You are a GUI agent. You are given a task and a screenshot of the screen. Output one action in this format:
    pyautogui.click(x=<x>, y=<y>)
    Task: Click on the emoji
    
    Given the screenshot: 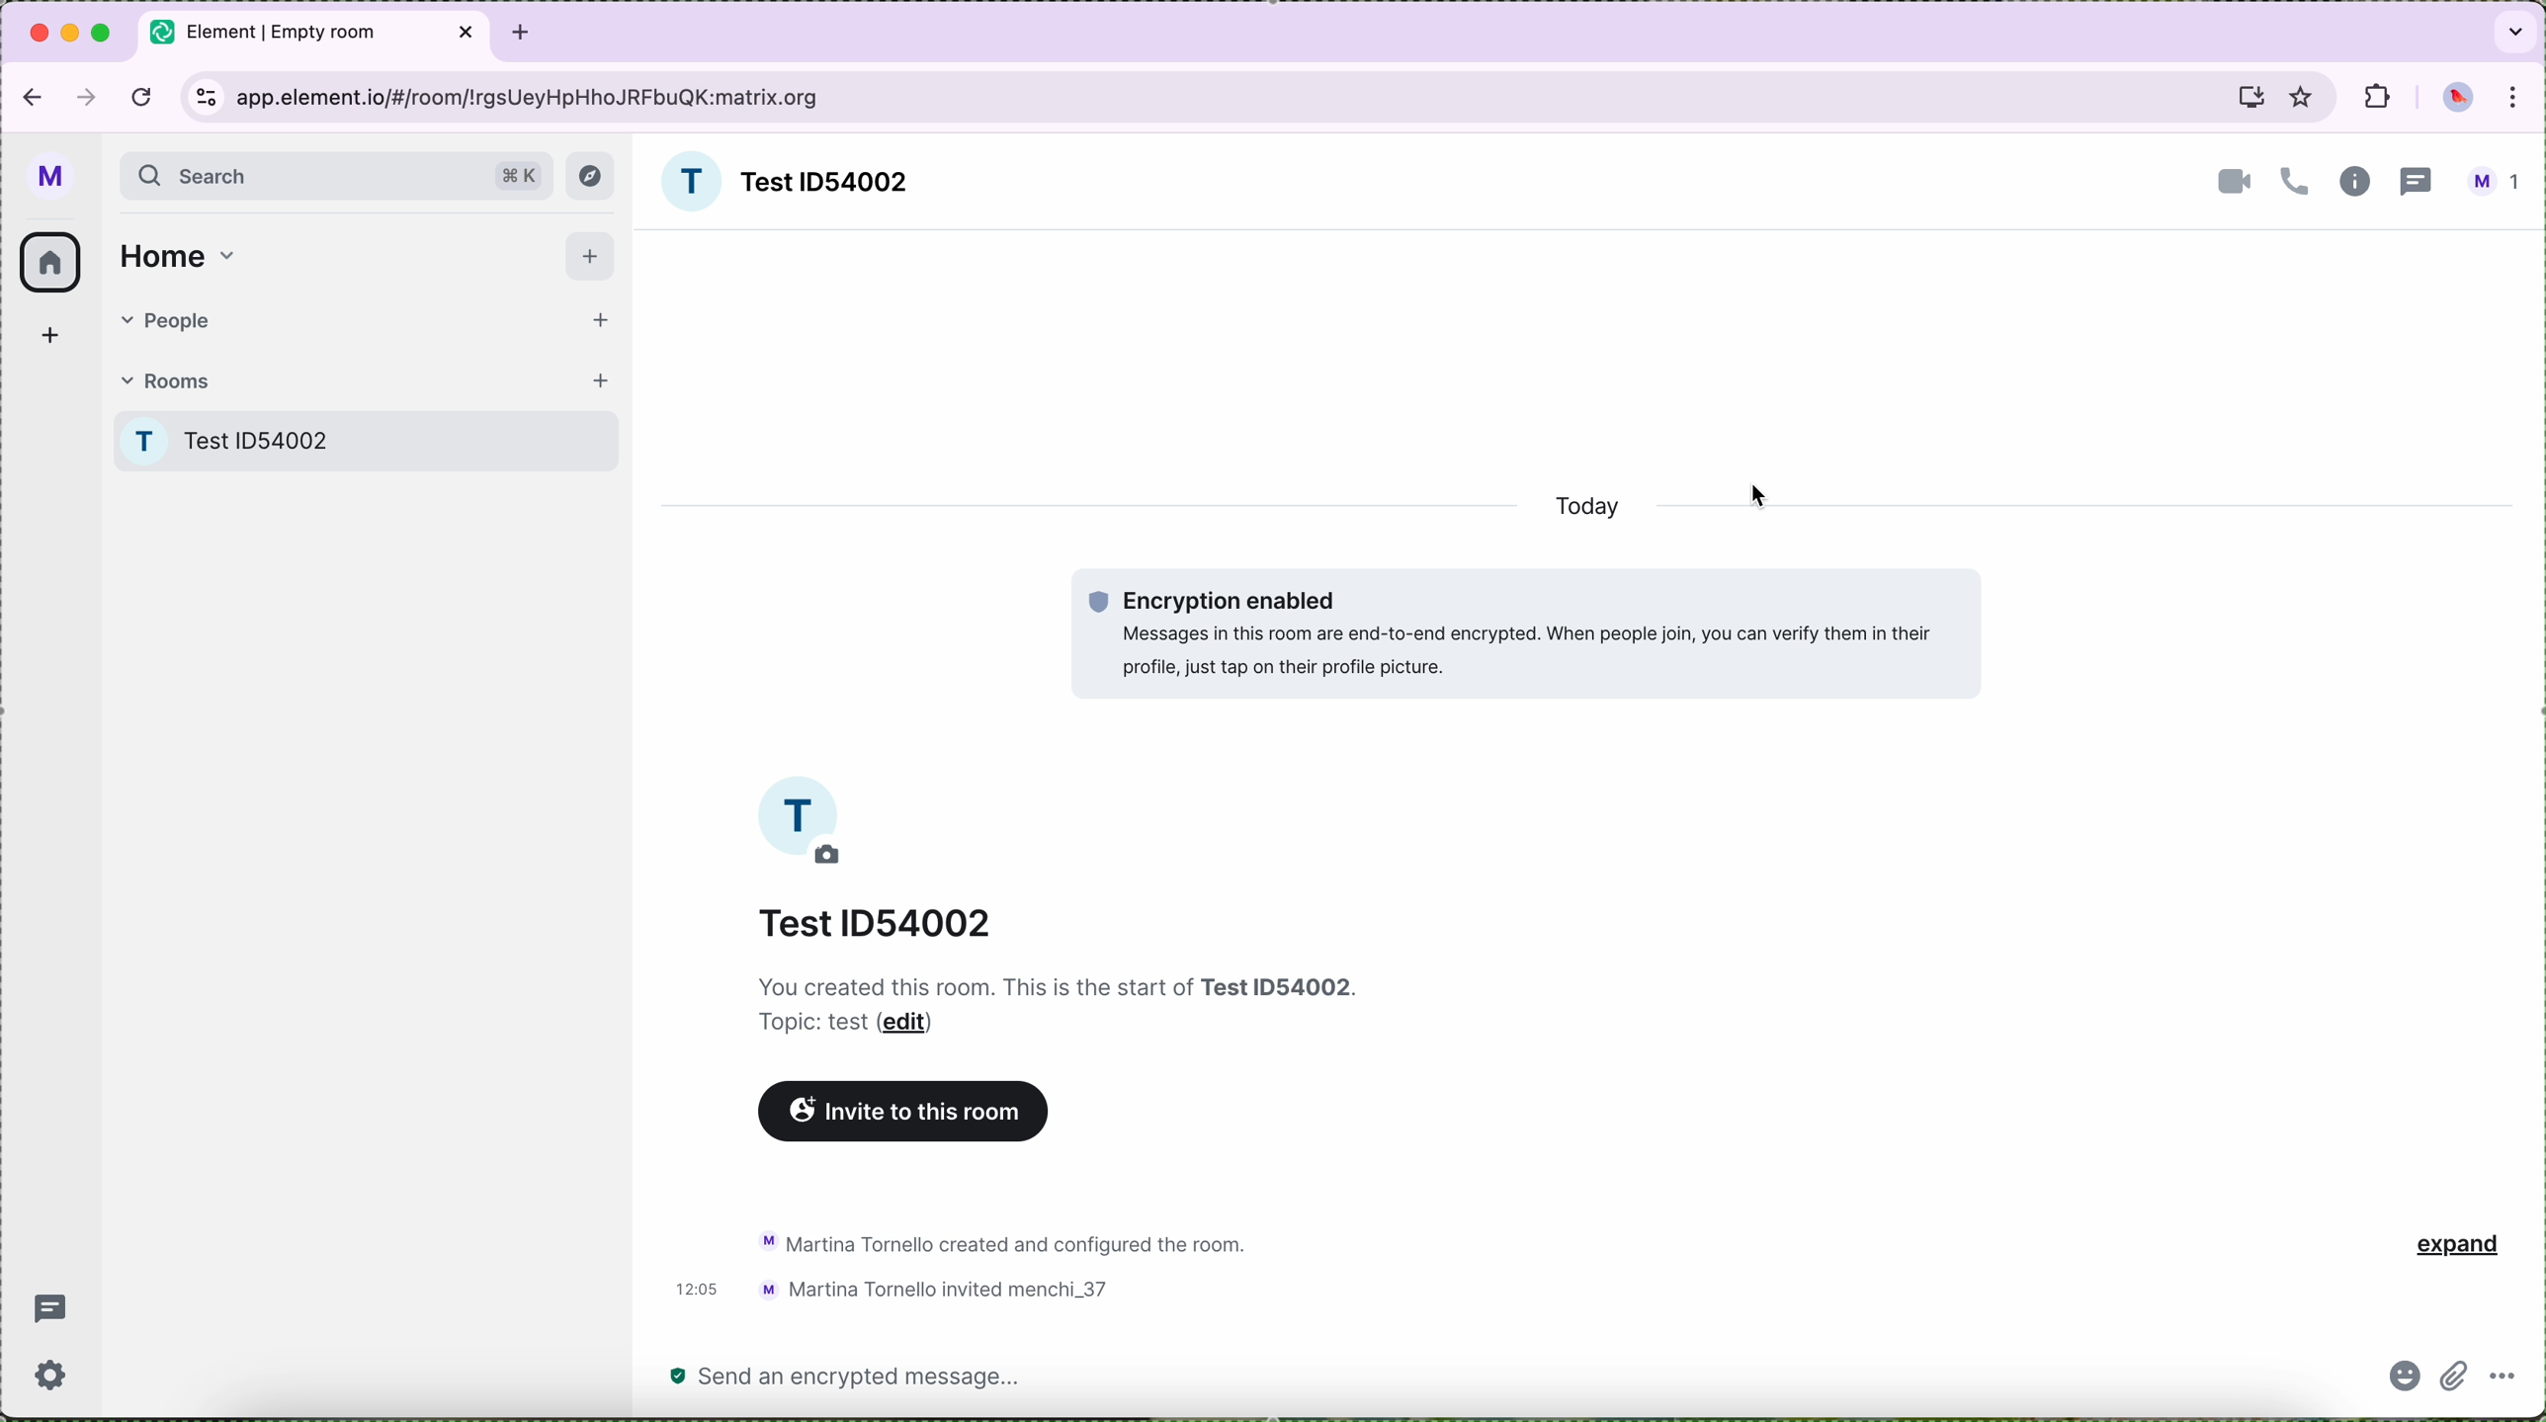 What is the action you would take?
    pyautogui.click(x=2406, y=1379)
    